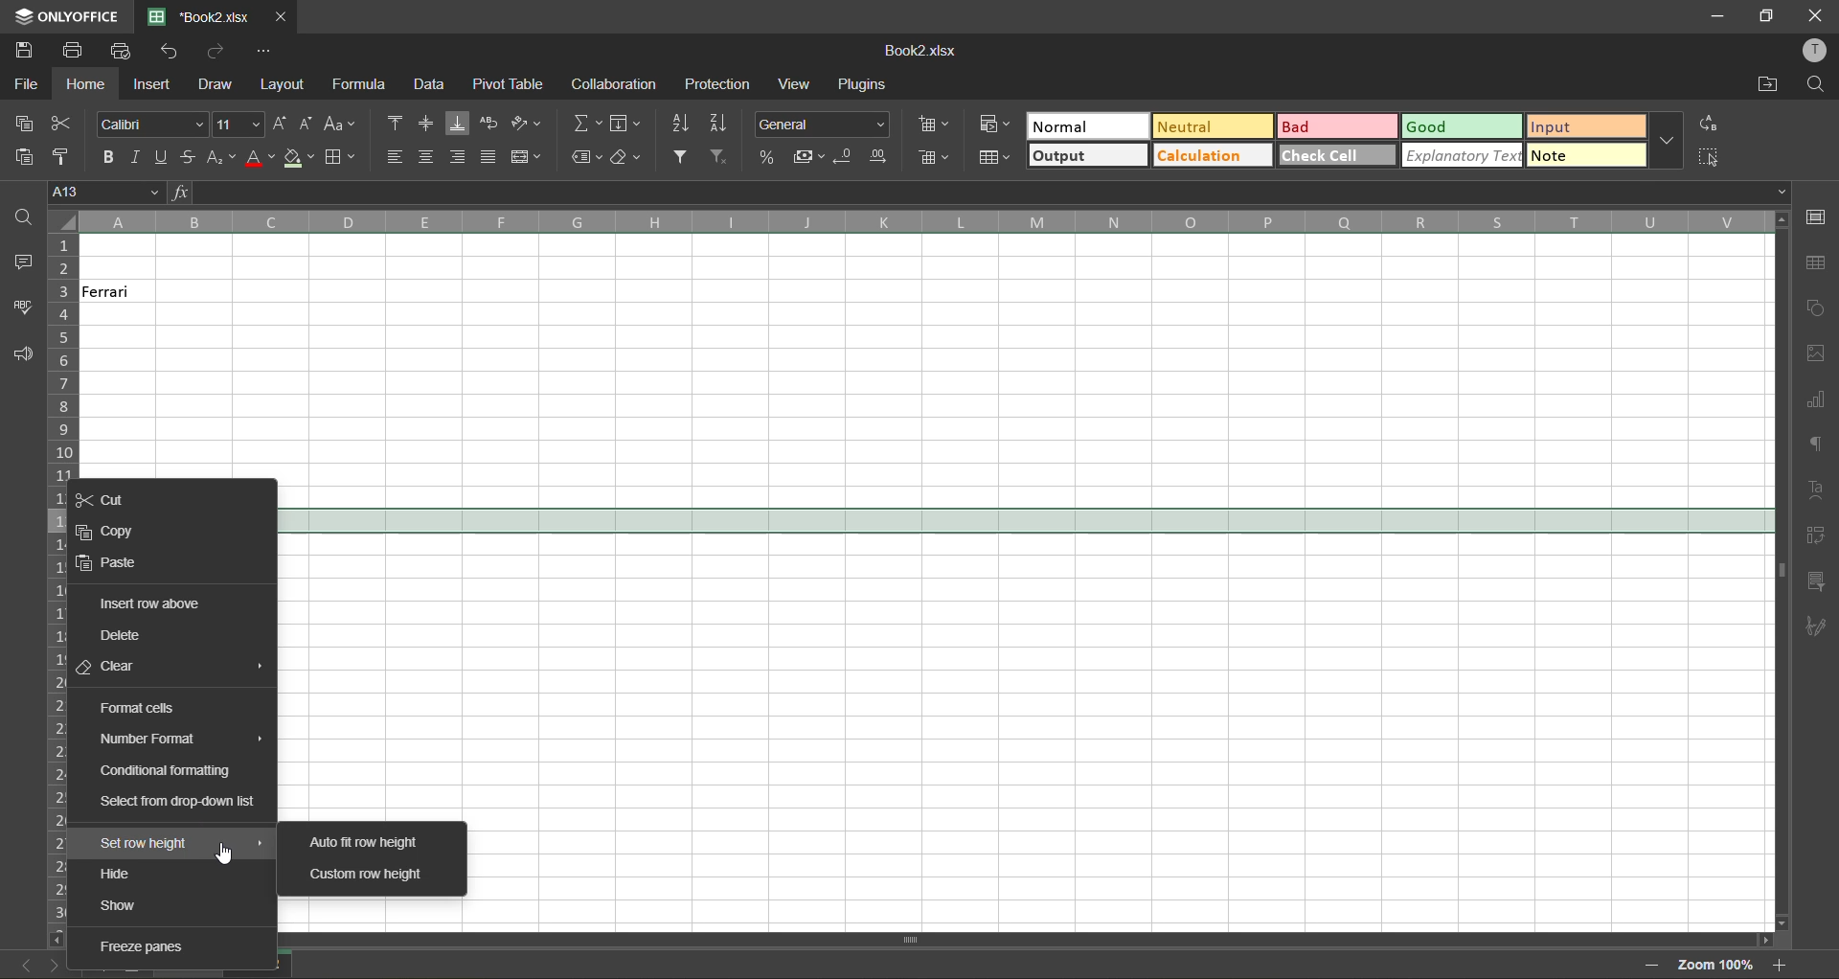 The height and width of the screenshot is (979, 1839). I want to click on slicer, so click(1818, 583).